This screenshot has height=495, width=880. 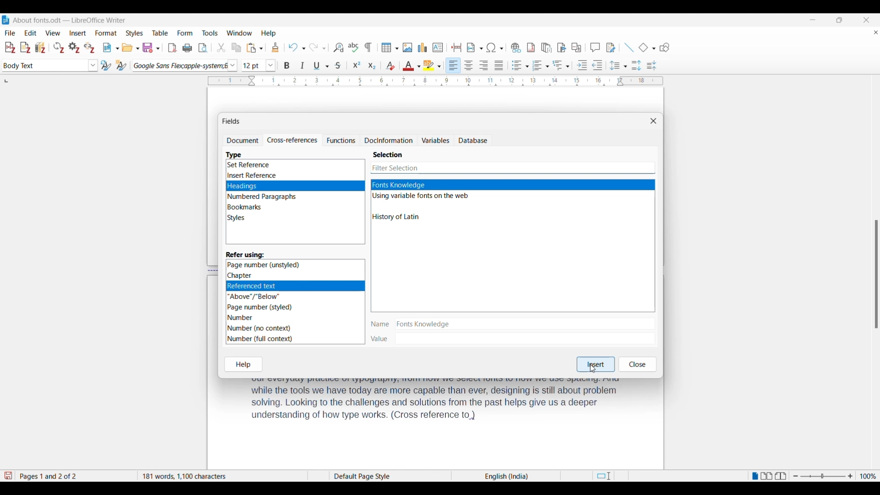 I want to click on Form menu, so click(x=185, y=33).